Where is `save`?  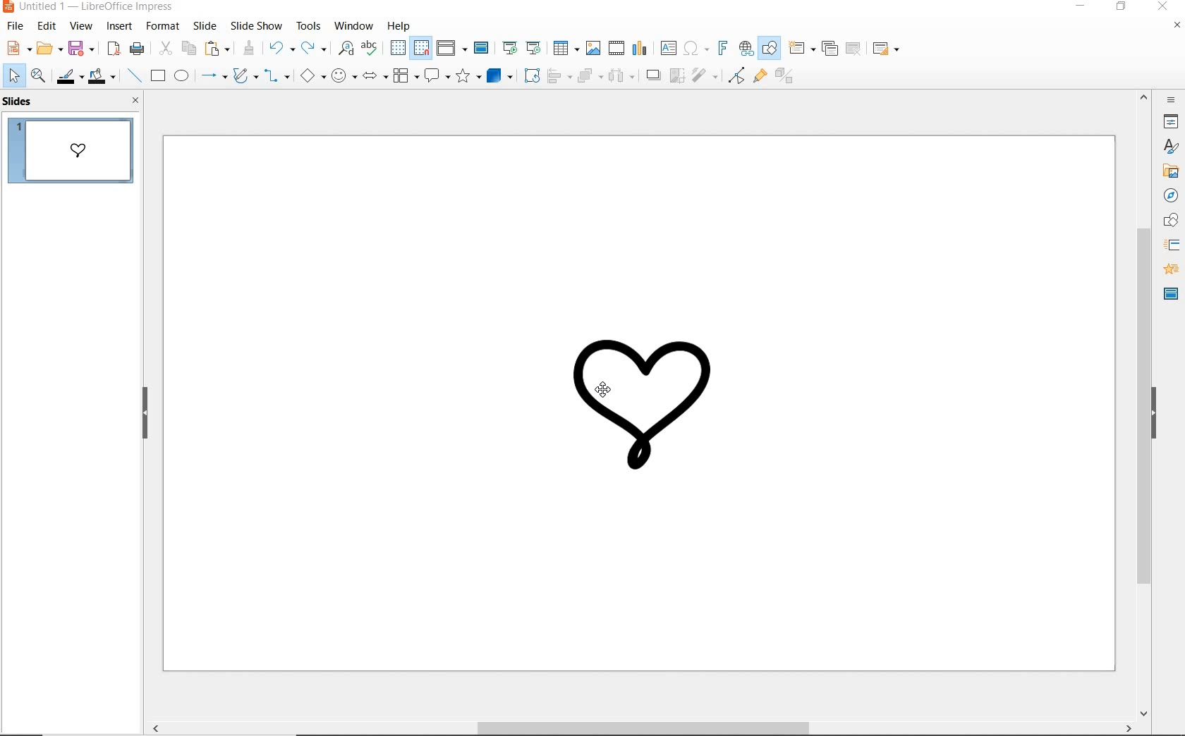
save is located at coordinates (82, 49).